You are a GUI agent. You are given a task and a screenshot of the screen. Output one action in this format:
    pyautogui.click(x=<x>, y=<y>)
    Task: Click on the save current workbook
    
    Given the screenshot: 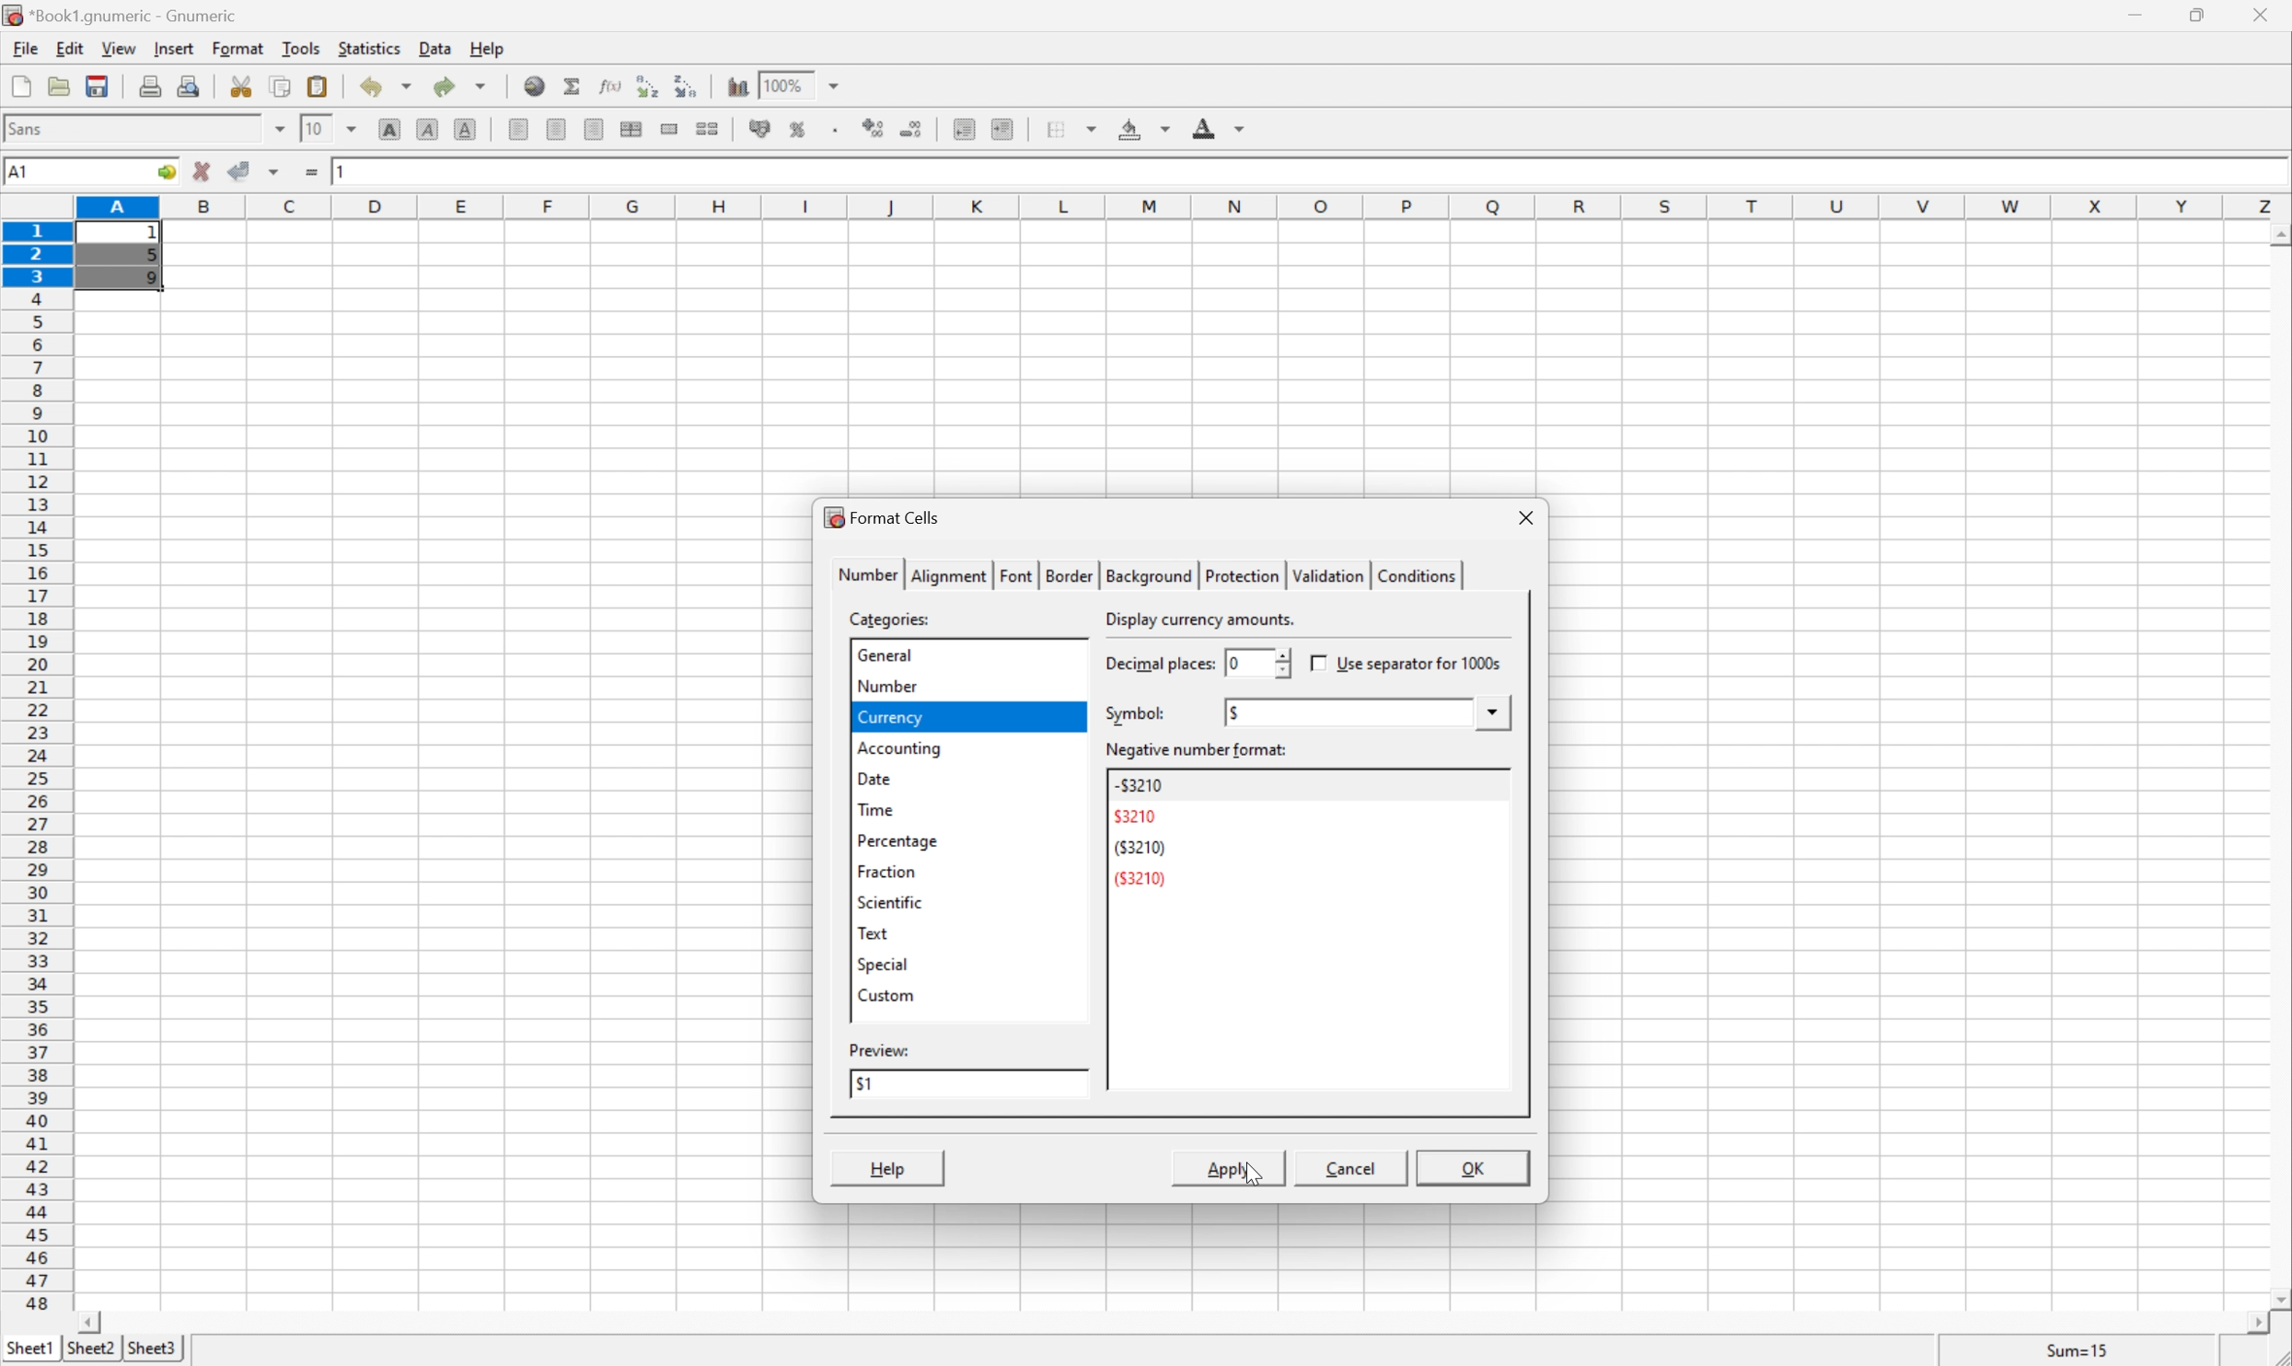 What is the action you would take?
    pyautogui.click(x=98, y=86)
    